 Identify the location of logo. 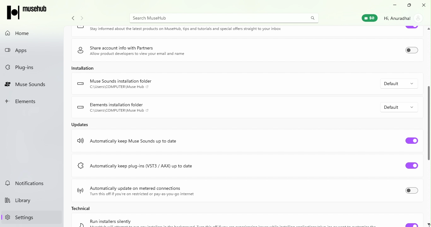
(80, 190).